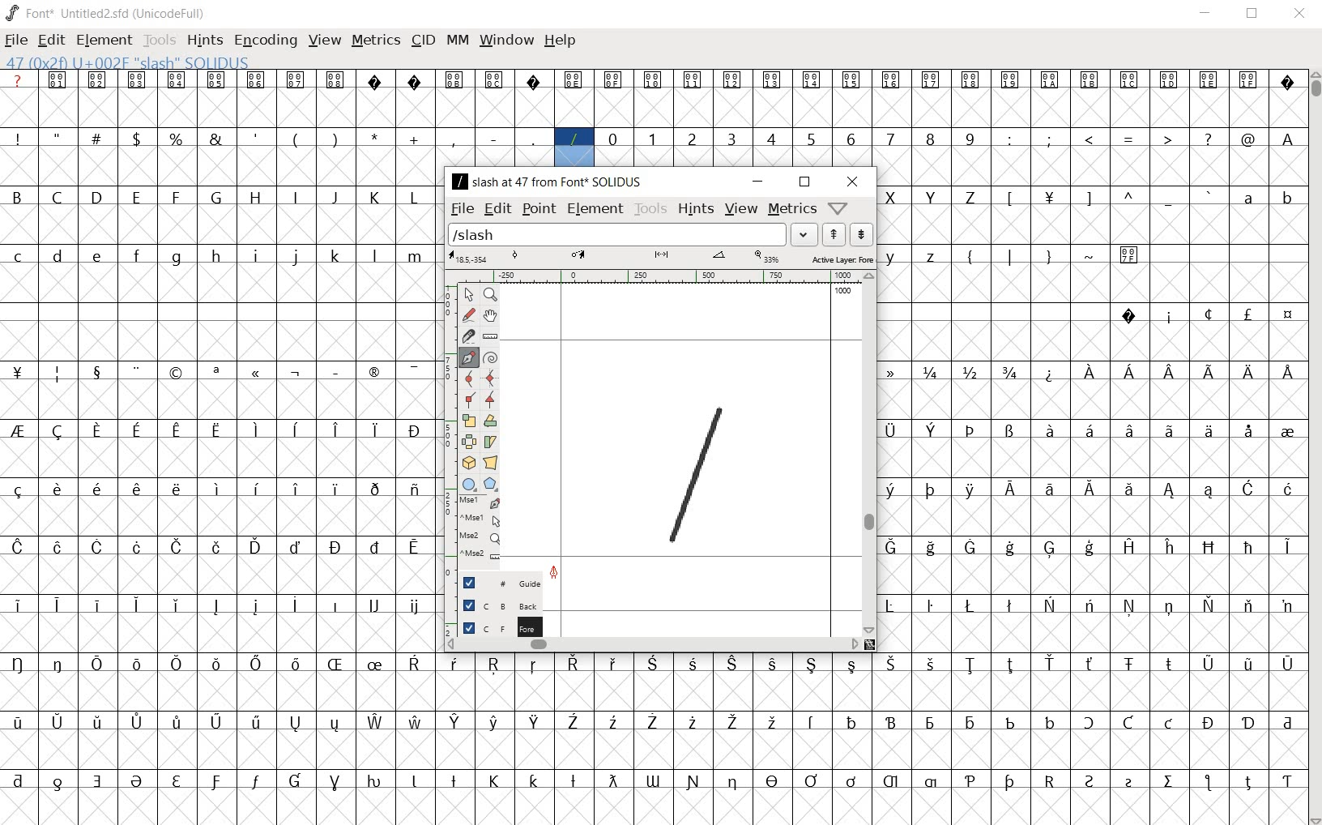  Describe the element at coordinates (840, 295) in the screenshot. I see `1000` at that location.